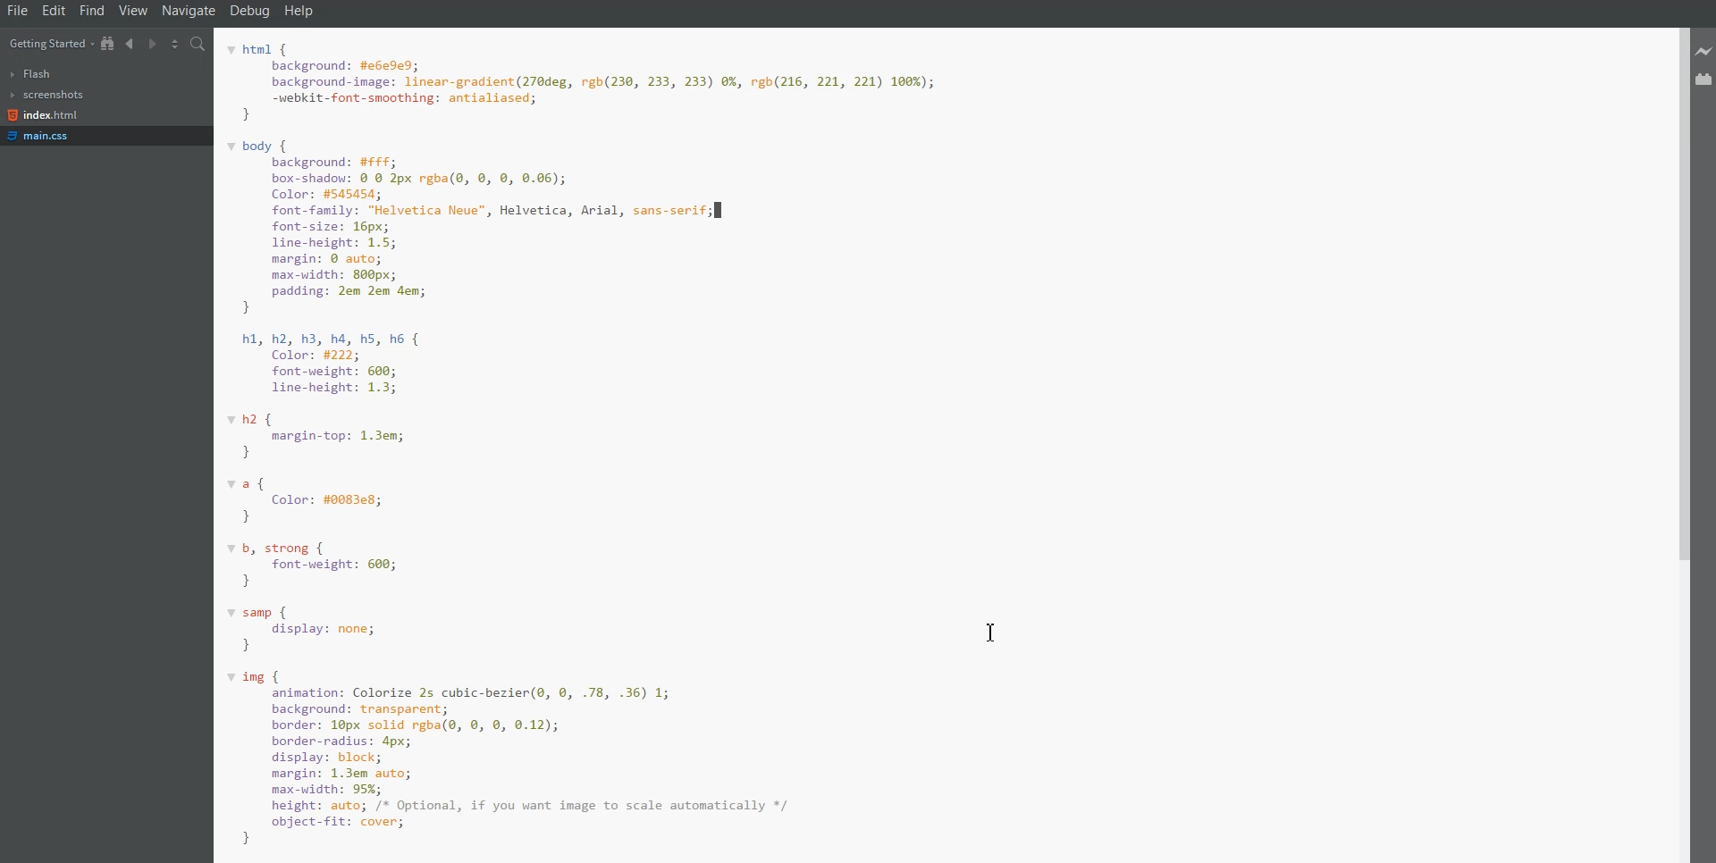 The width and height of the screenshot is (1716, 863). Describe the element at coordinates (130, 43) in the screenshot. I see `Navigate Backwards` at that location.